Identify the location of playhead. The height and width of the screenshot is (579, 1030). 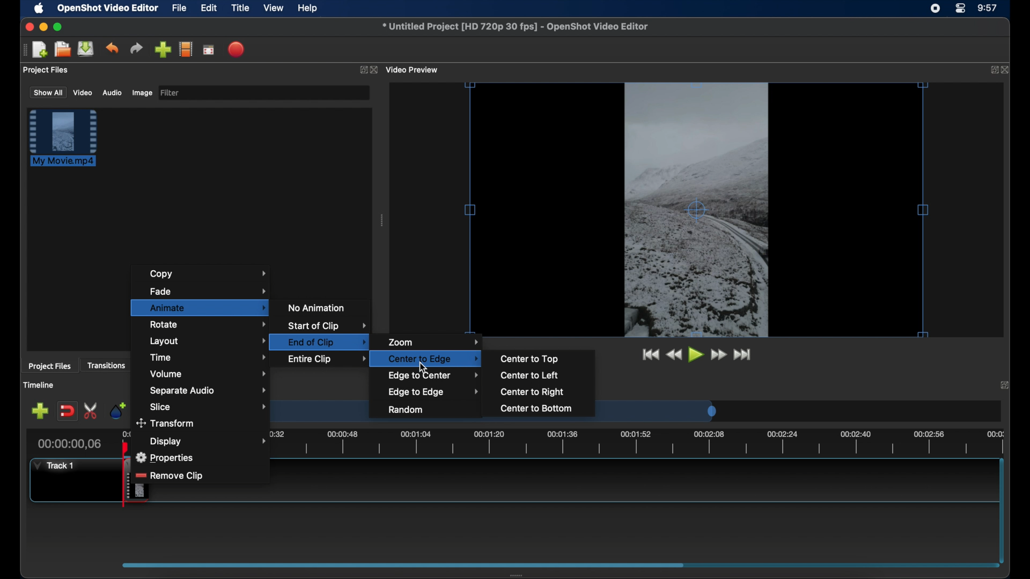
(126, 448).